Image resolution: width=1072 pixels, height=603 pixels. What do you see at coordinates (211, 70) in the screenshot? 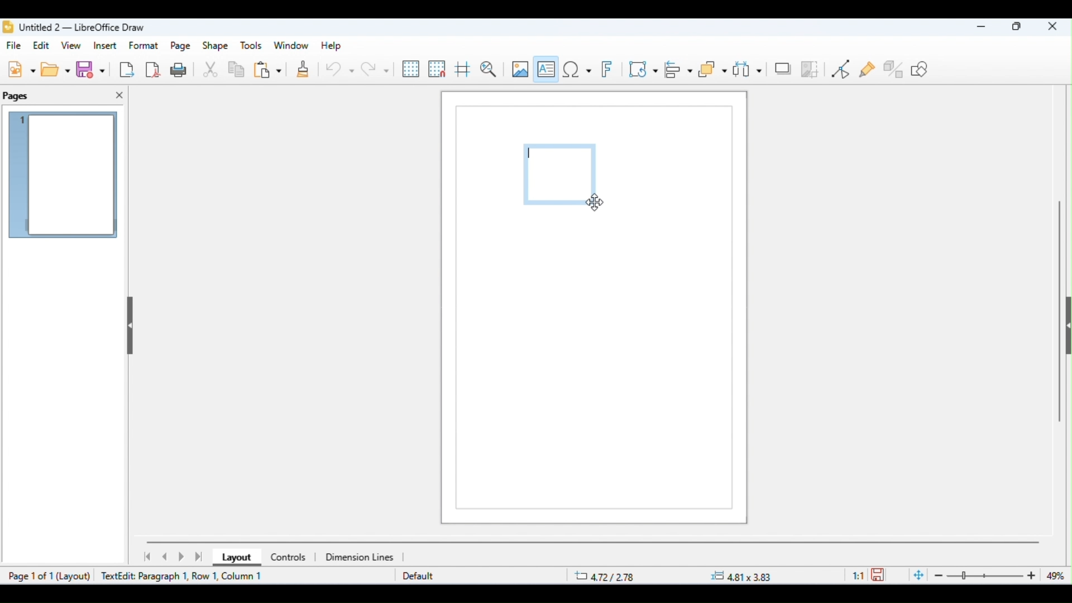
I see `cut` at bounding box center [211, 70].